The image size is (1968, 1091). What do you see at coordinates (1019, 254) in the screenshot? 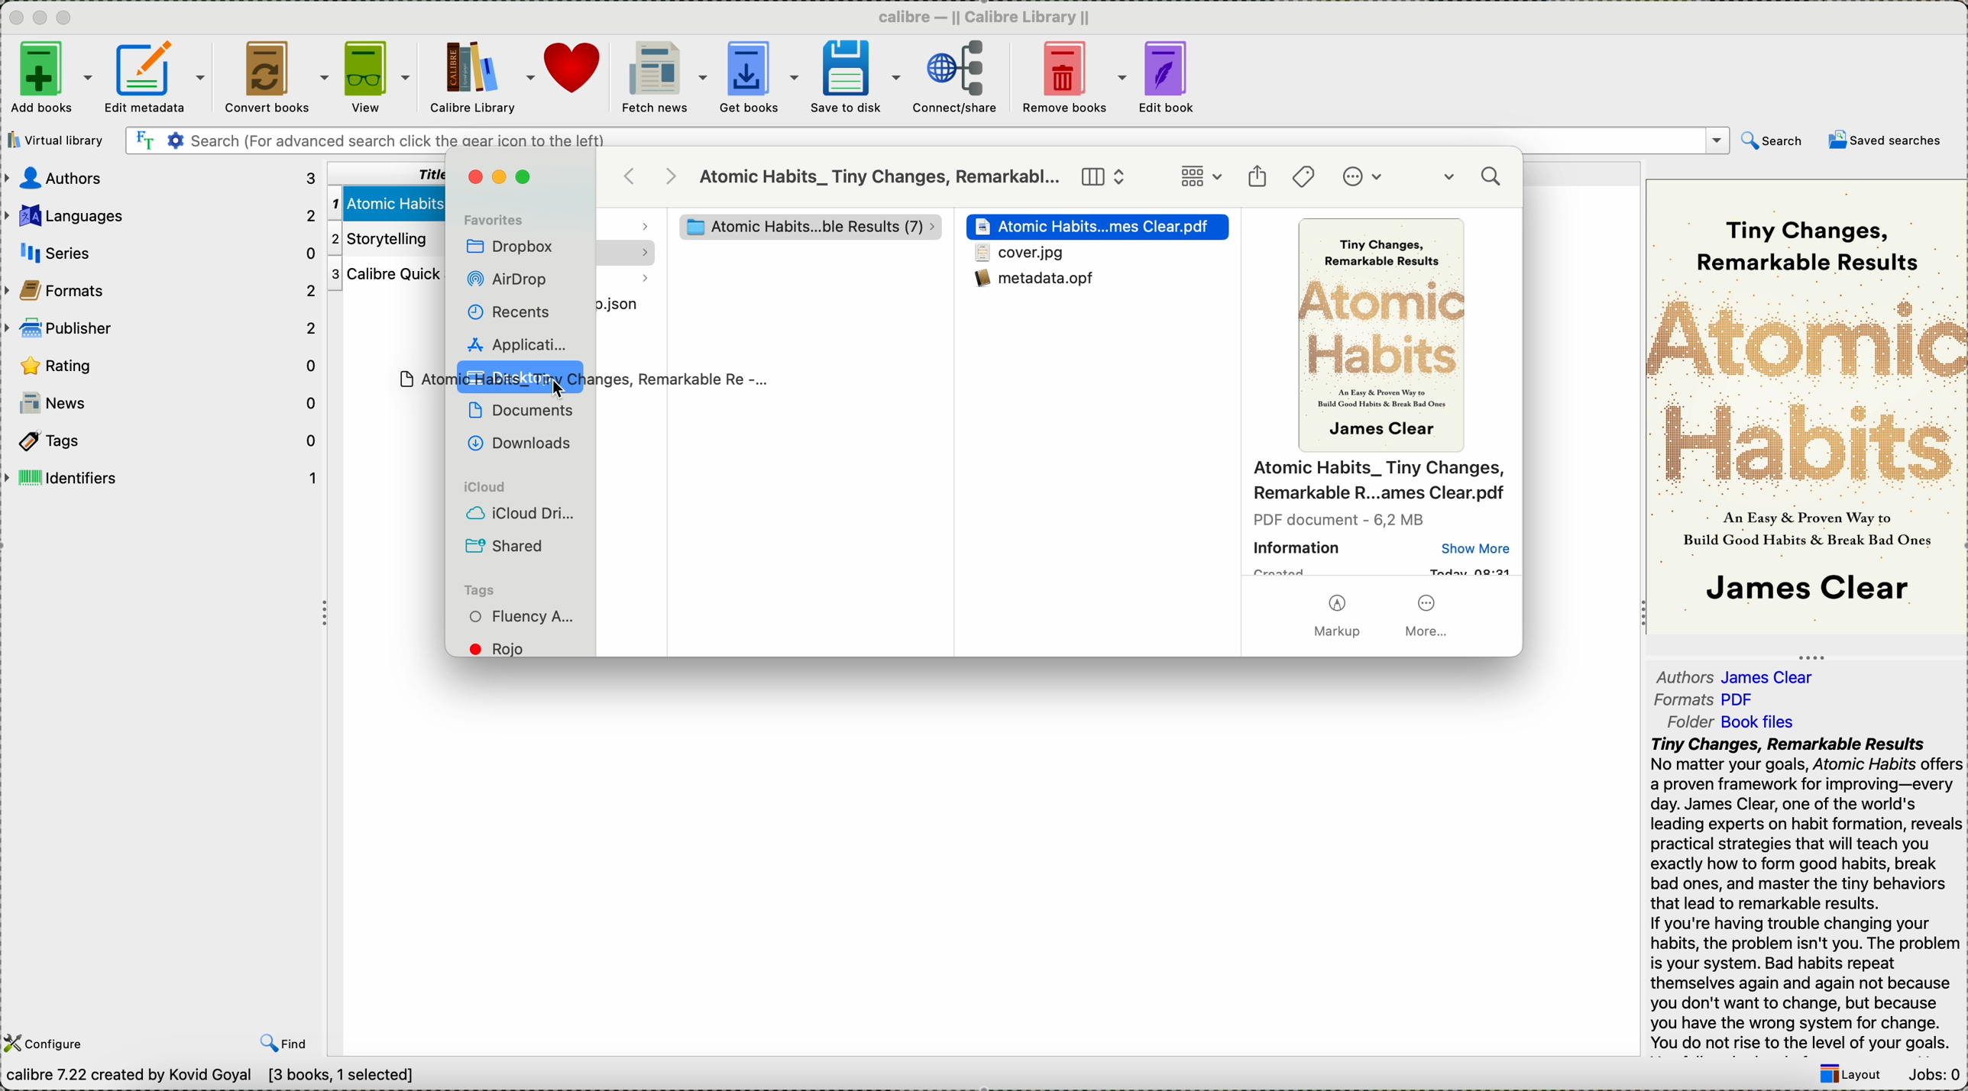
I see `file` at bounding box center [1019, 254].